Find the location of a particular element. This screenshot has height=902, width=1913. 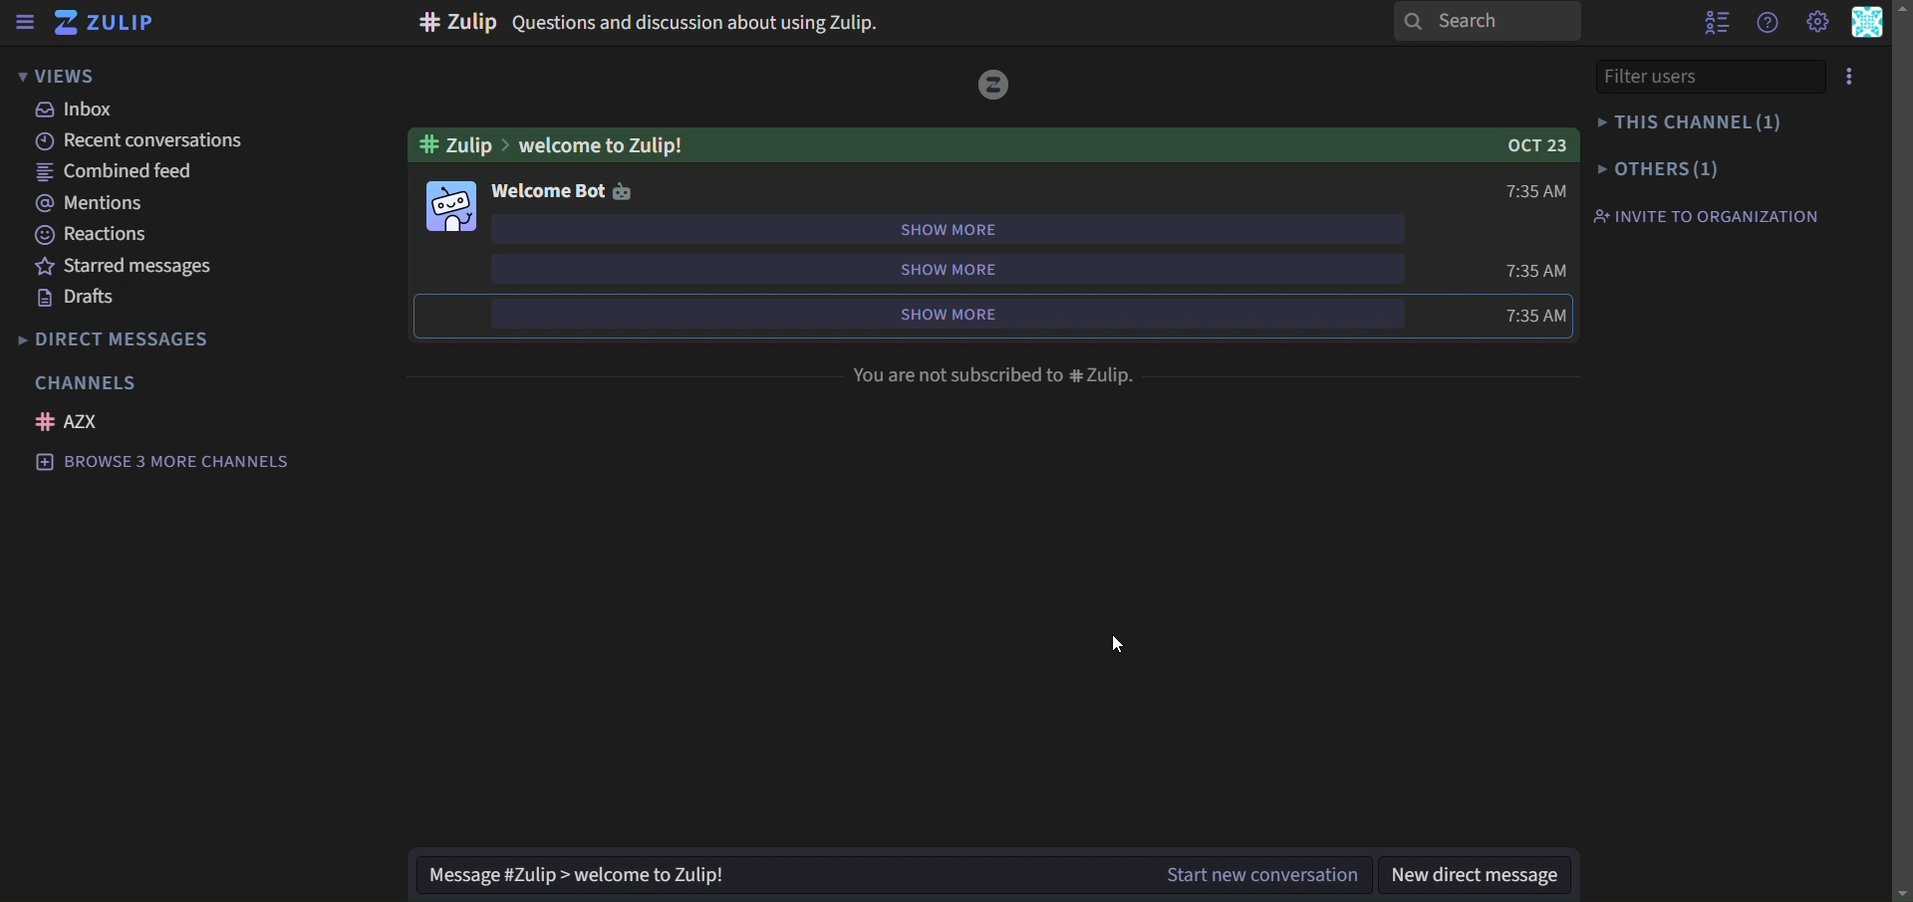

channels is located at coordinates (91, 382).